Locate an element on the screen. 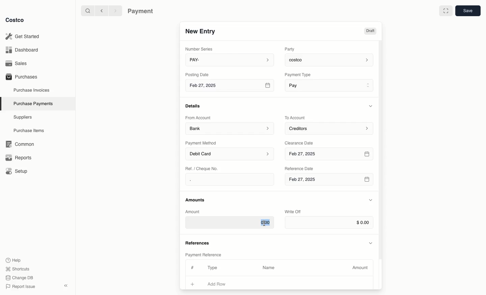 The image size is (486, 295). Feb 27, 2025 is located at coordinates (231, 87).